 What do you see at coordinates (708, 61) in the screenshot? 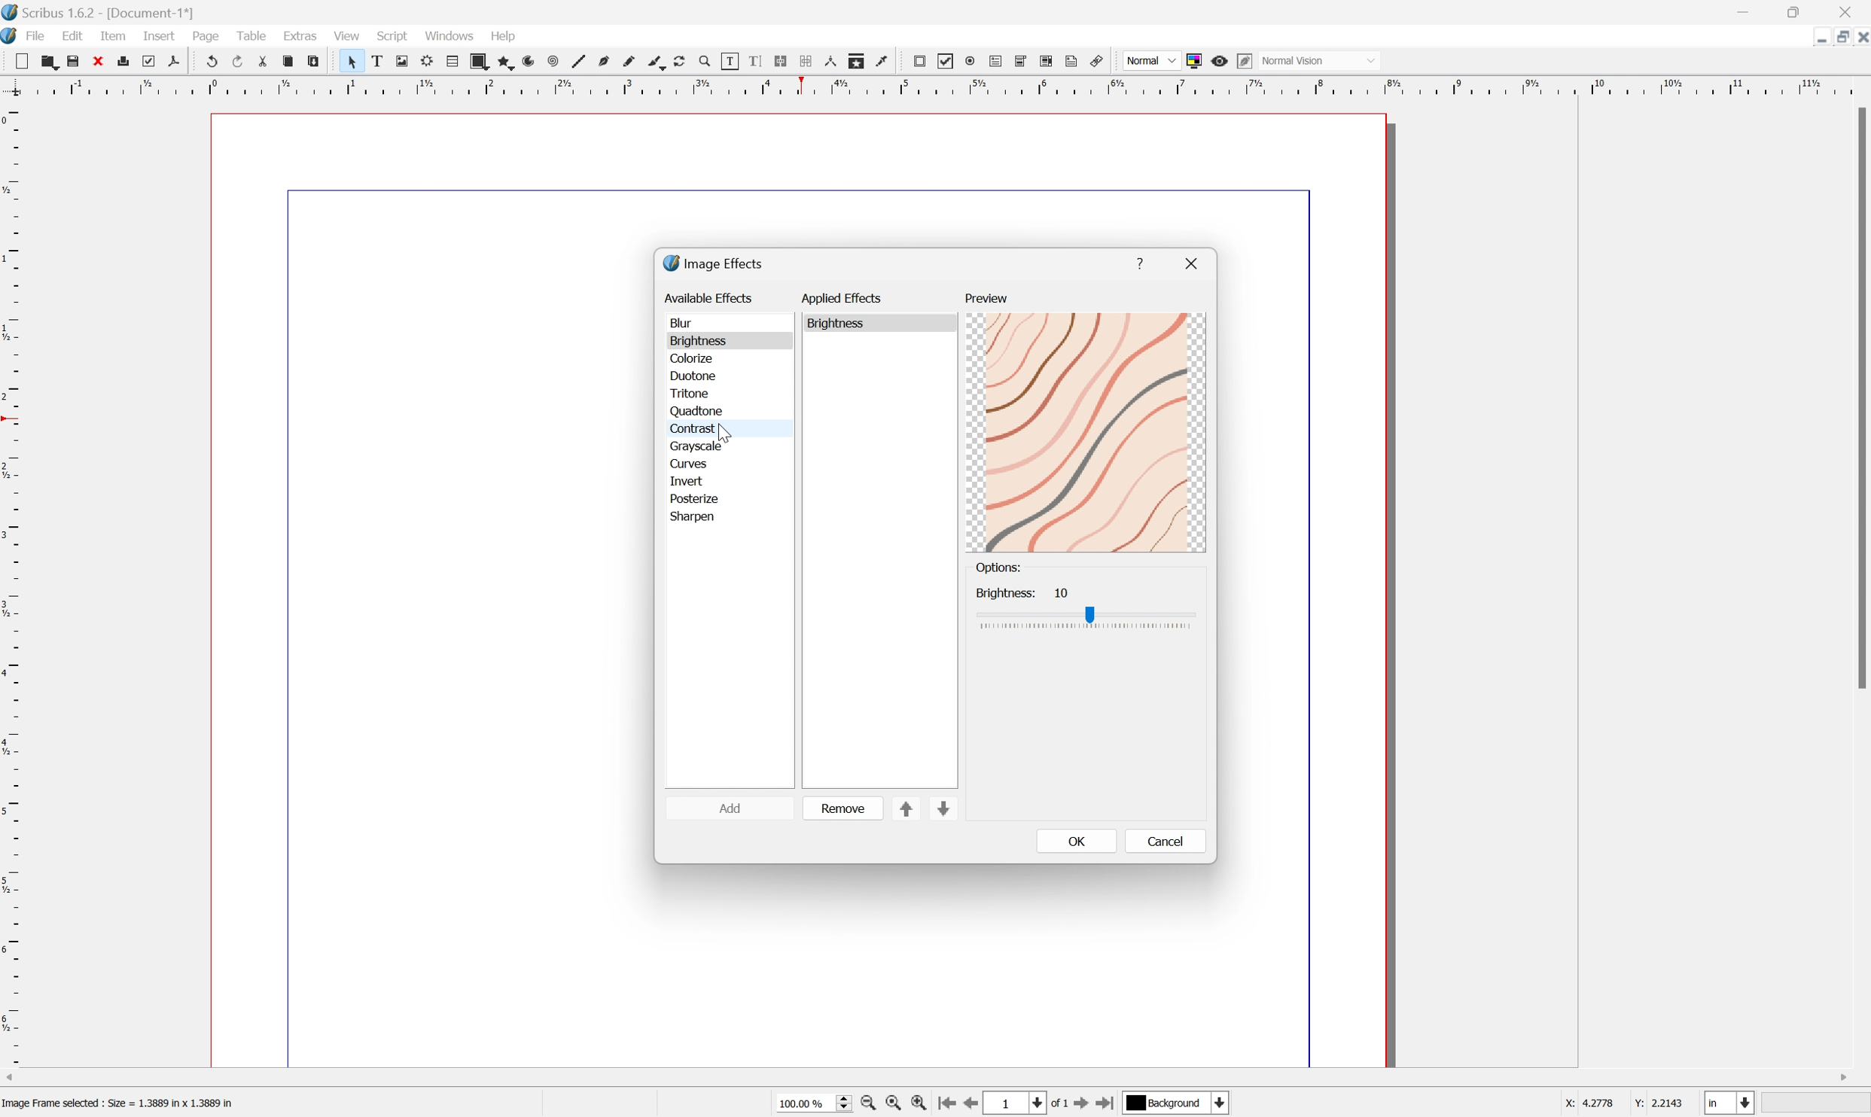
I see `Zoom in or out` at bounding box center [708, 61].